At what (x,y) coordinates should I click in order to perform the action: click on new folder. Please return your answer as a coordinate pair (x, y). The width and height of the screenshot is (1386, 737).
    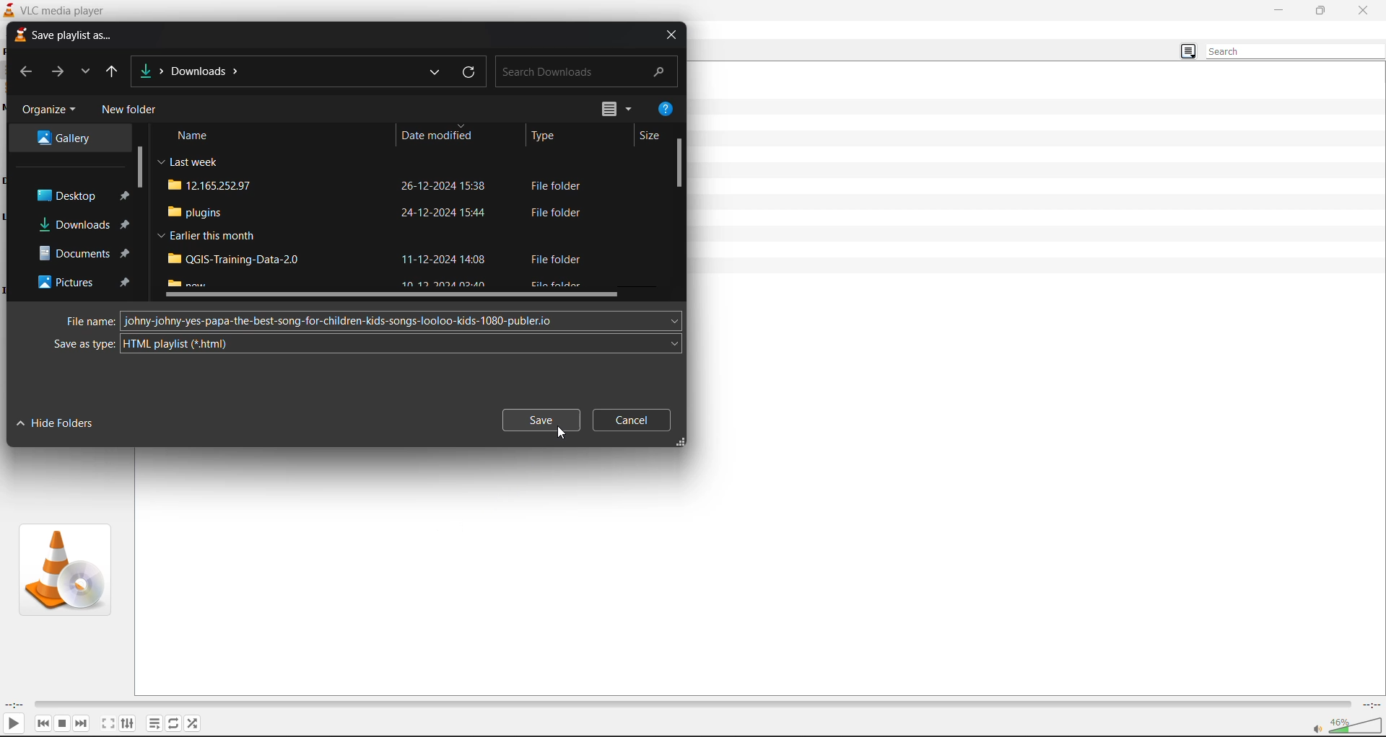
    Looking at the image, I should click on (128, 110).